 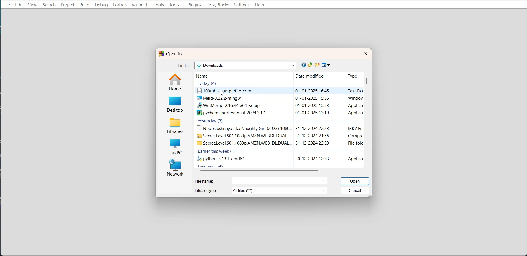 What do you see at coordinates (175, 145) in the screenshot?
I see `This PC` at bounding box center [175, 145].